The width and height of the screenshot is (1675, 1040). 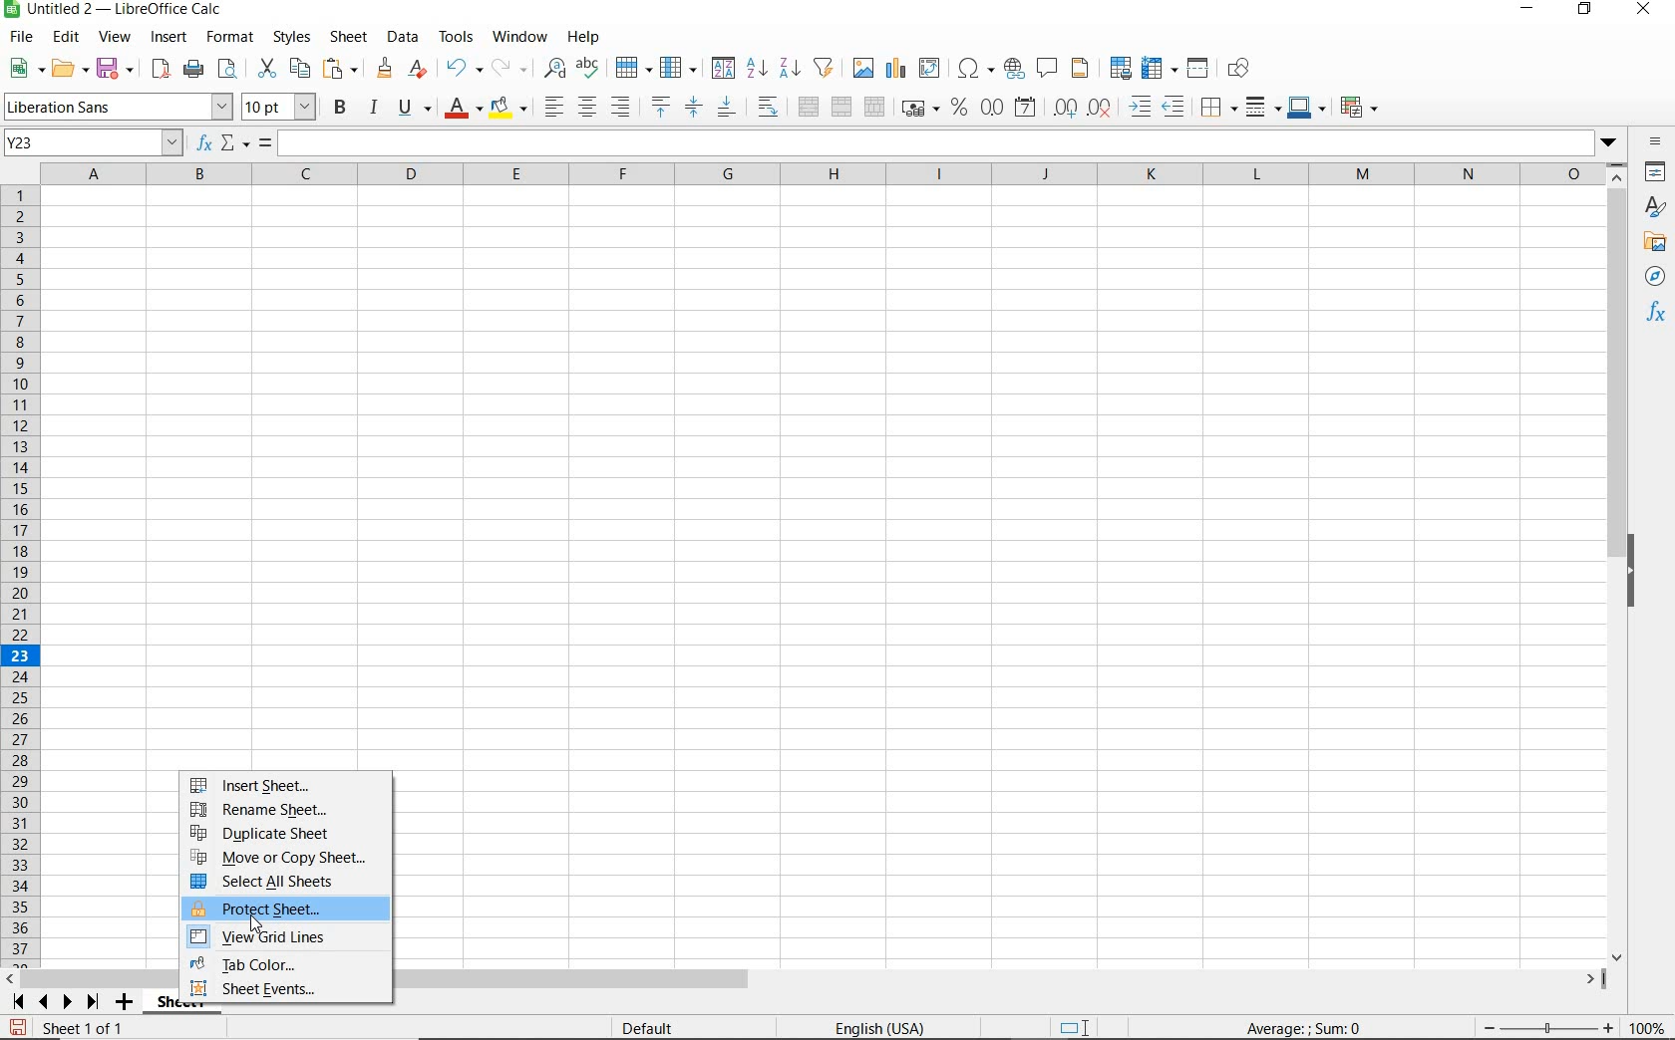 I want to click on SHEET, so click(x=347, y=39).